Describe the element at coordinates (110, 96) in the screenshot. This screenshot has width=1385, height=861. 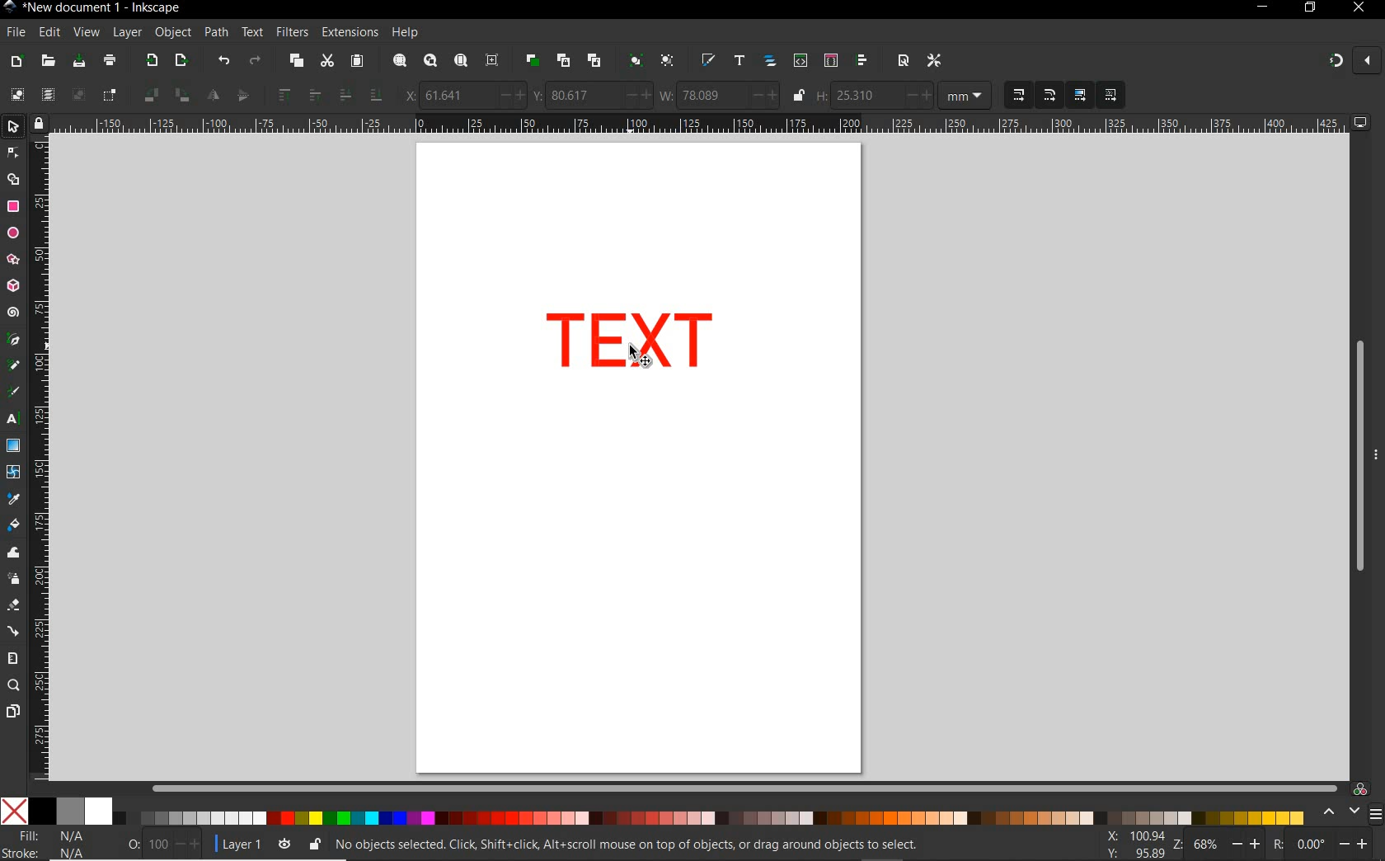
I see `toggle selection box to select all touched objects` at that location.